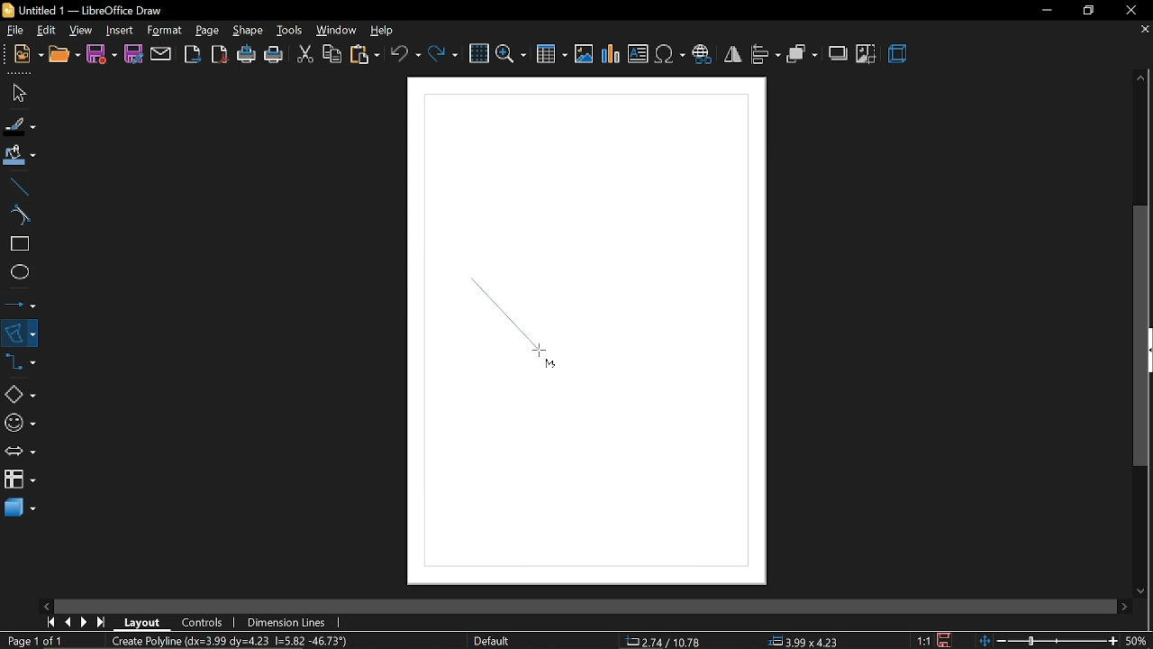 The height and width of the screenshot is (649, 1153). I want to click on flip, so click(733, 55).